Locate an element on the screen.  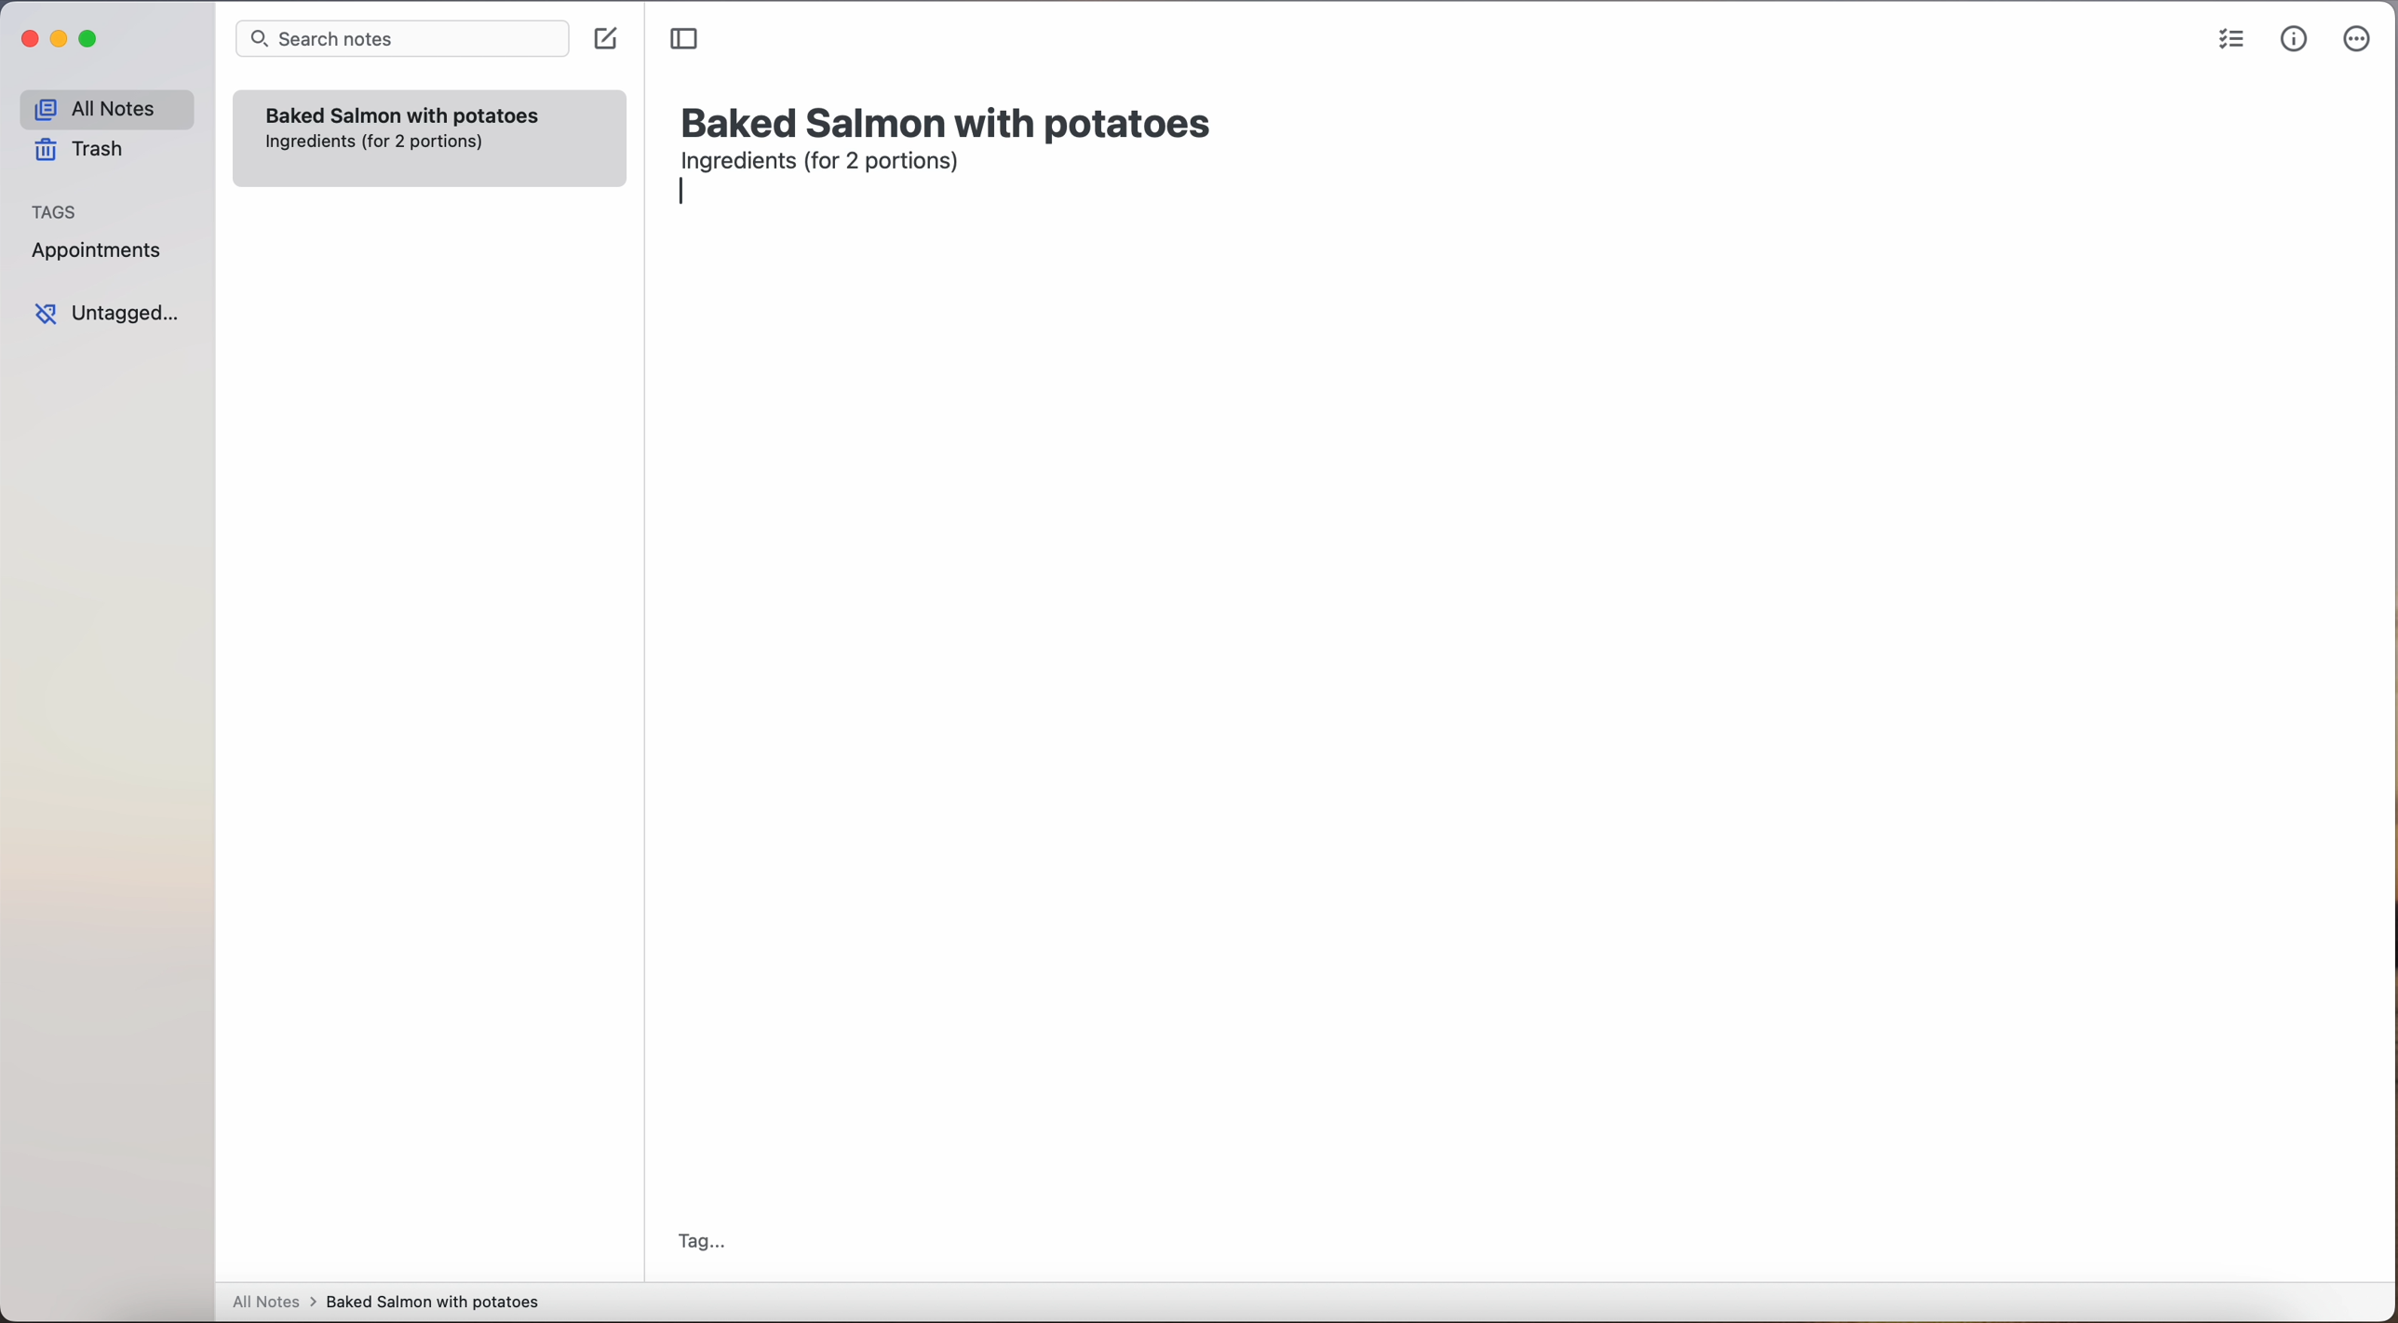
Baked Salmon with potatoes is located at coordinates (403, 112).